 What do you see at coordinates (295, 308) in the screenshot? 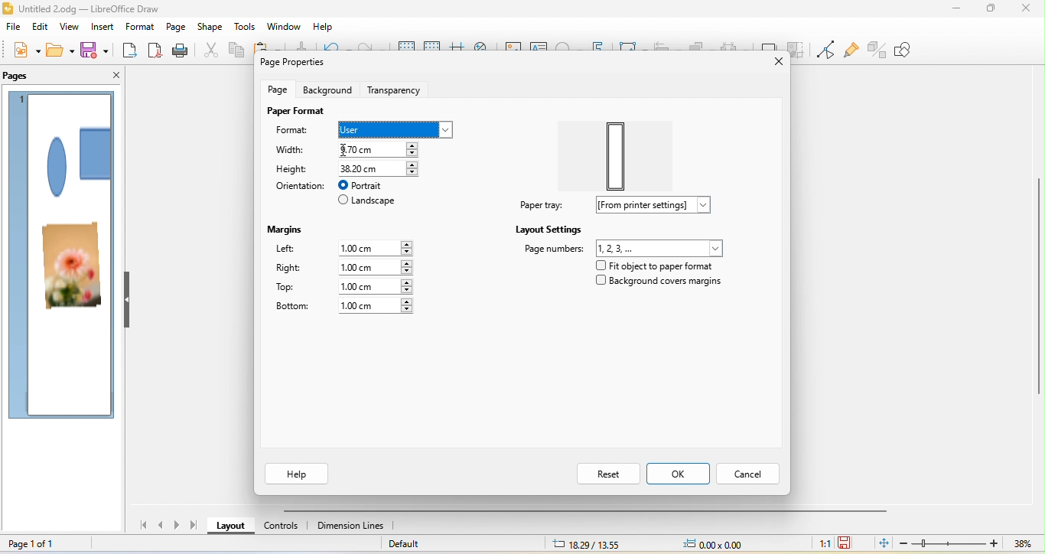
I see `bottom` at bounding box center [295, 308].